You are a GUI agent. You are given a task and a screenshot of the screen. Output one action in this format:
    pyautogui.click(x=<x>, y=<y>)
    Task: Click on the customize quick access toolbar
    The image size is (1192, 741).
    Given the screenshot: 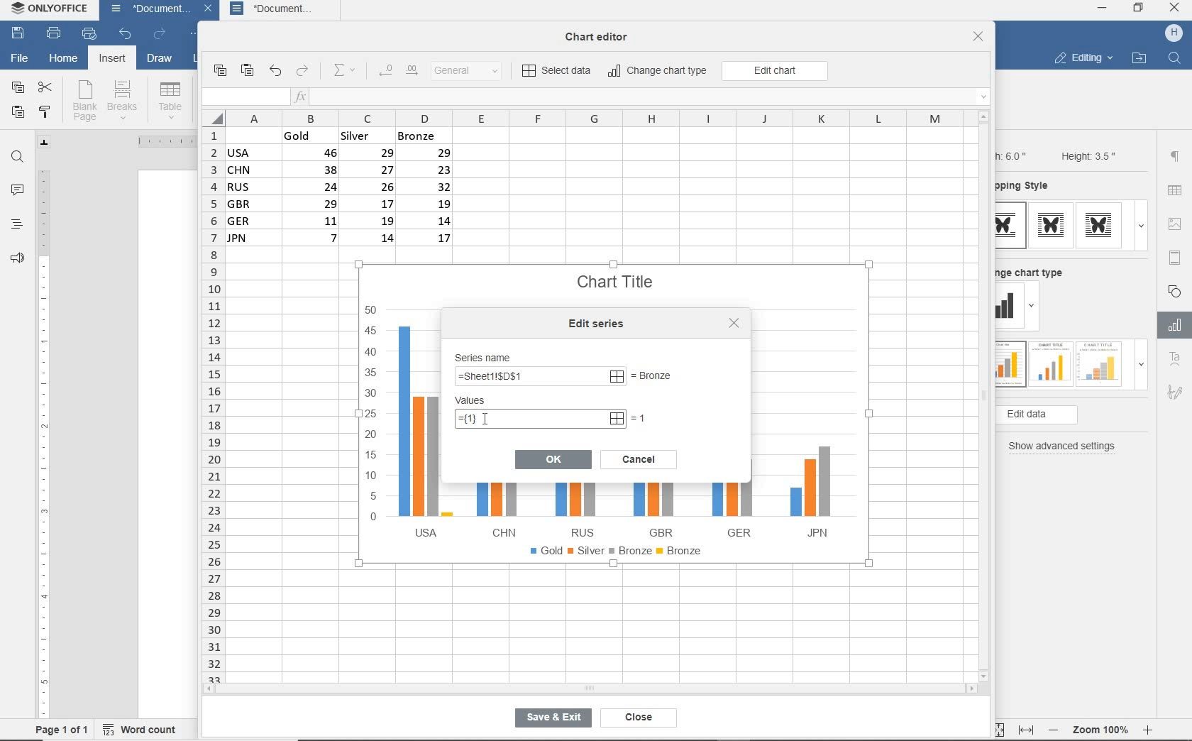 What is the action you would take?
    pyautogui.click(x=196, y=35)
    